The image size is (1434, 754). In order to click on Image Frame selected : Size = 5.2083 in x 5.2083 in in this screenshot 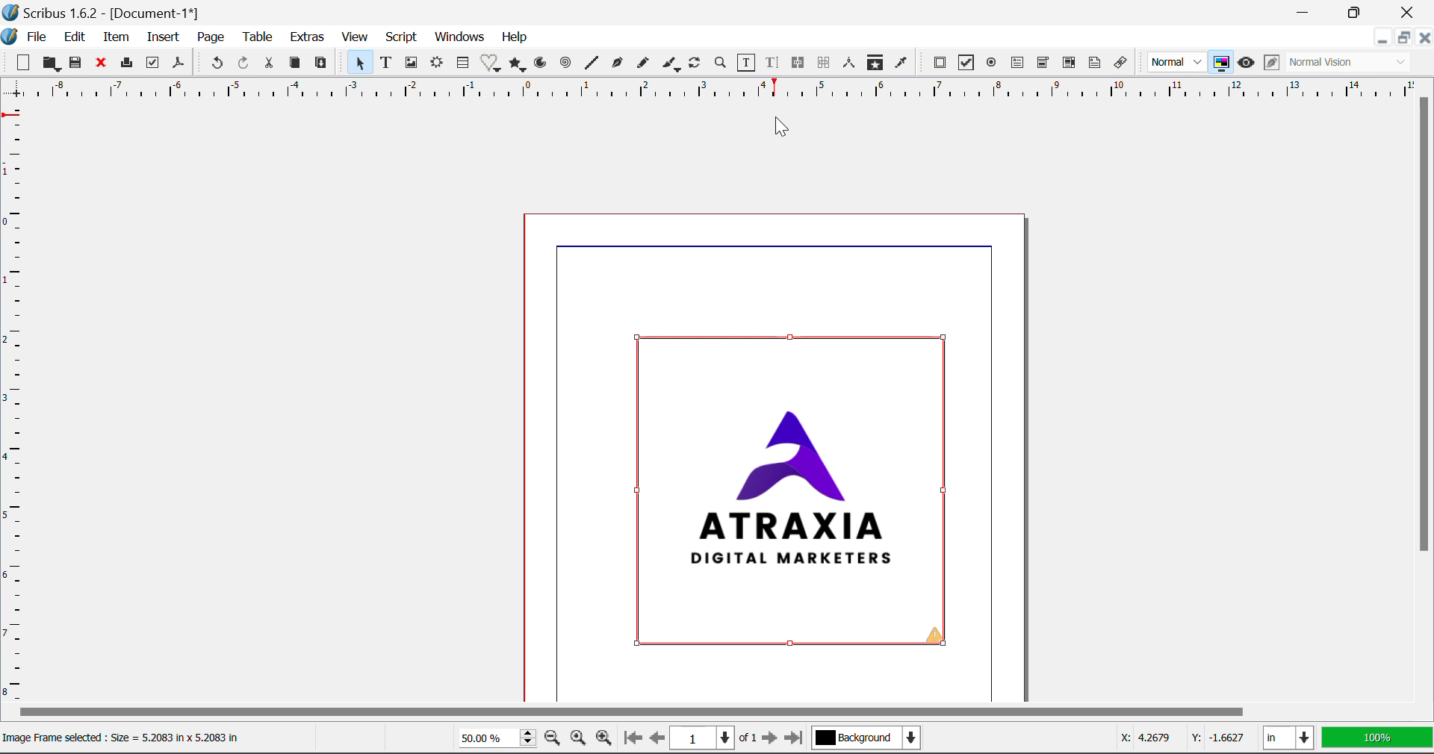, I will do `click(129, 735)`.